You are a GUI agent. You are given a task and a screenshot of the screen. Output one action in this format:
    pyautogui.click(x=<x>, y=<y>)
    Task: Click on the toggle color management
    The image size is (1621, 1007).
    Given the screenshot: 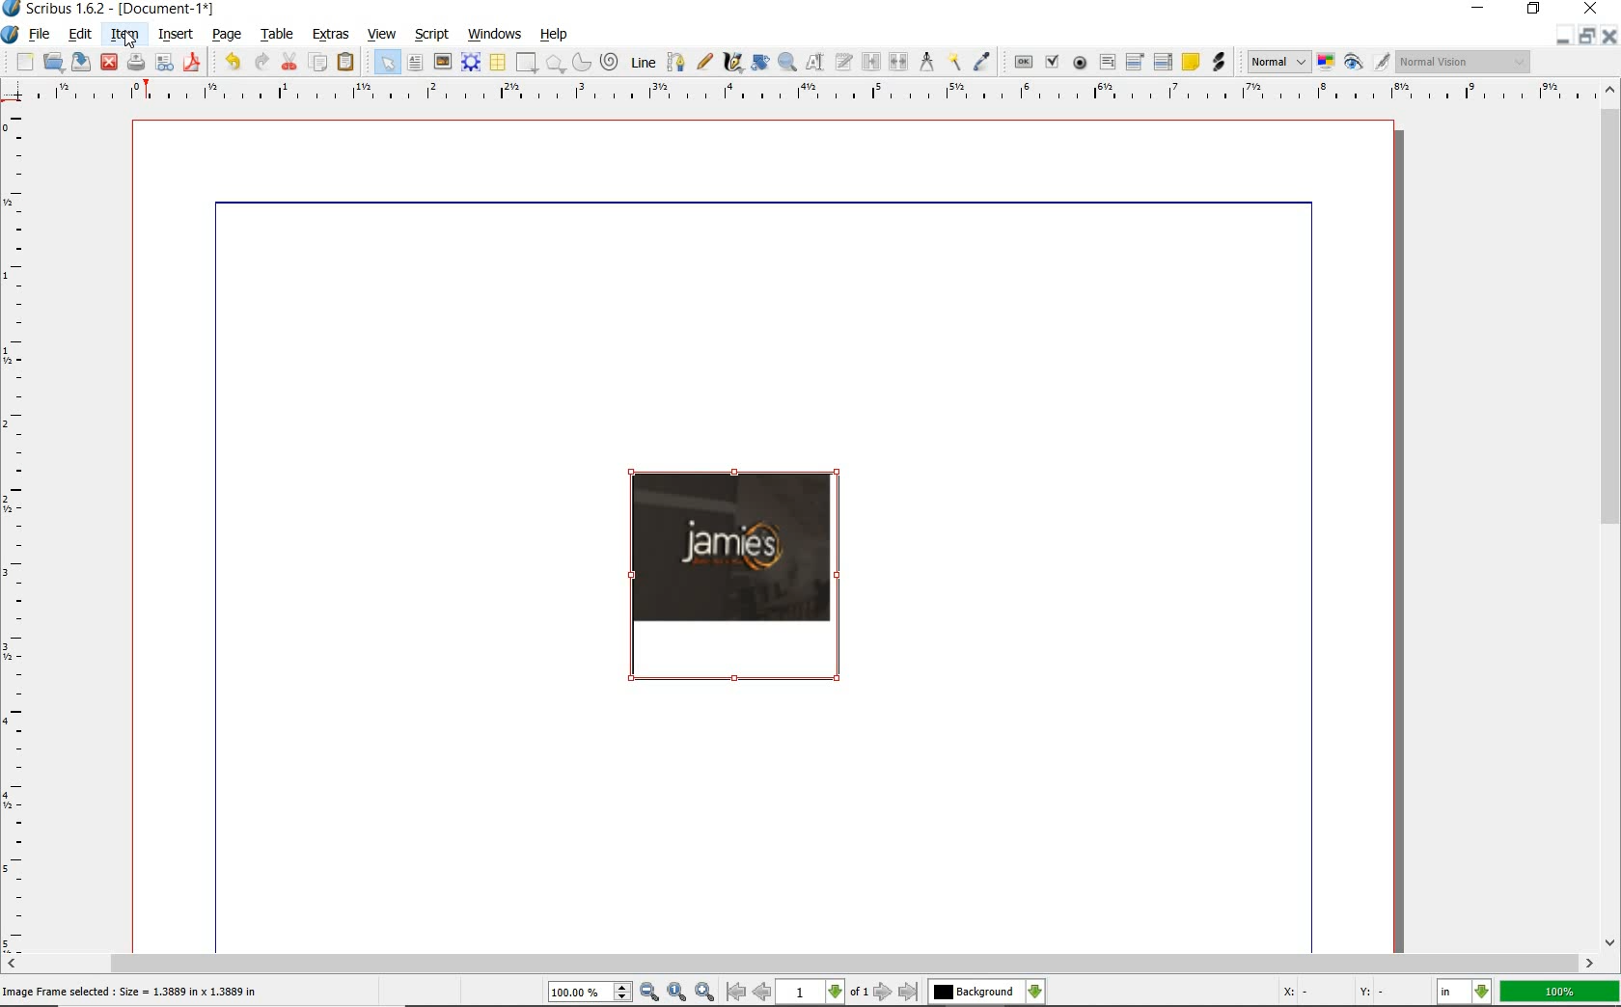 What is the action you would take?
    pyautogui.click(x=1325, y=63)
    